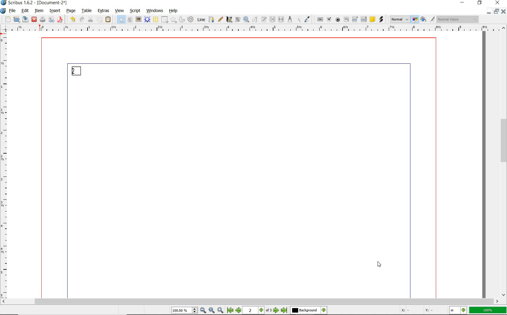 The height and width of the screenshot is (315, 507). What do you see at coordinates (104, 11) in the screenshot?
I see `extras` at bounding box center [104, 11].